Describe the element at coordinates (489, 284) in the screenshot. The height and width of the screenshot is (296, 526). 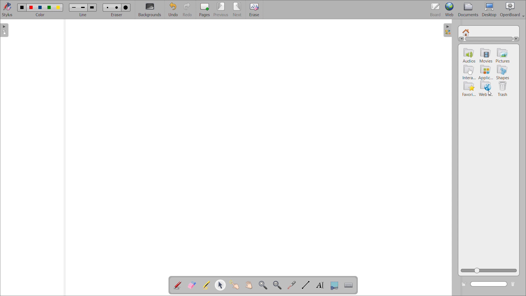
I see `search` at that location.